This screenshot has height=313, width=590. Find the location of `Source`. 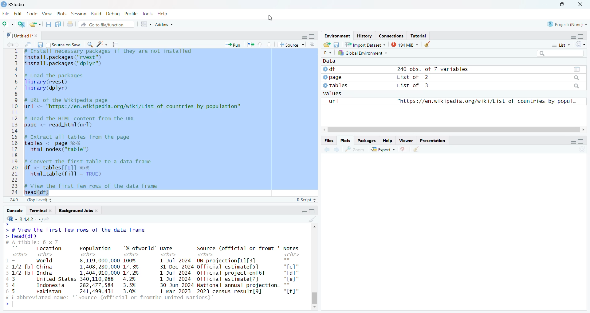

Source is located at coordinates (291, 44).